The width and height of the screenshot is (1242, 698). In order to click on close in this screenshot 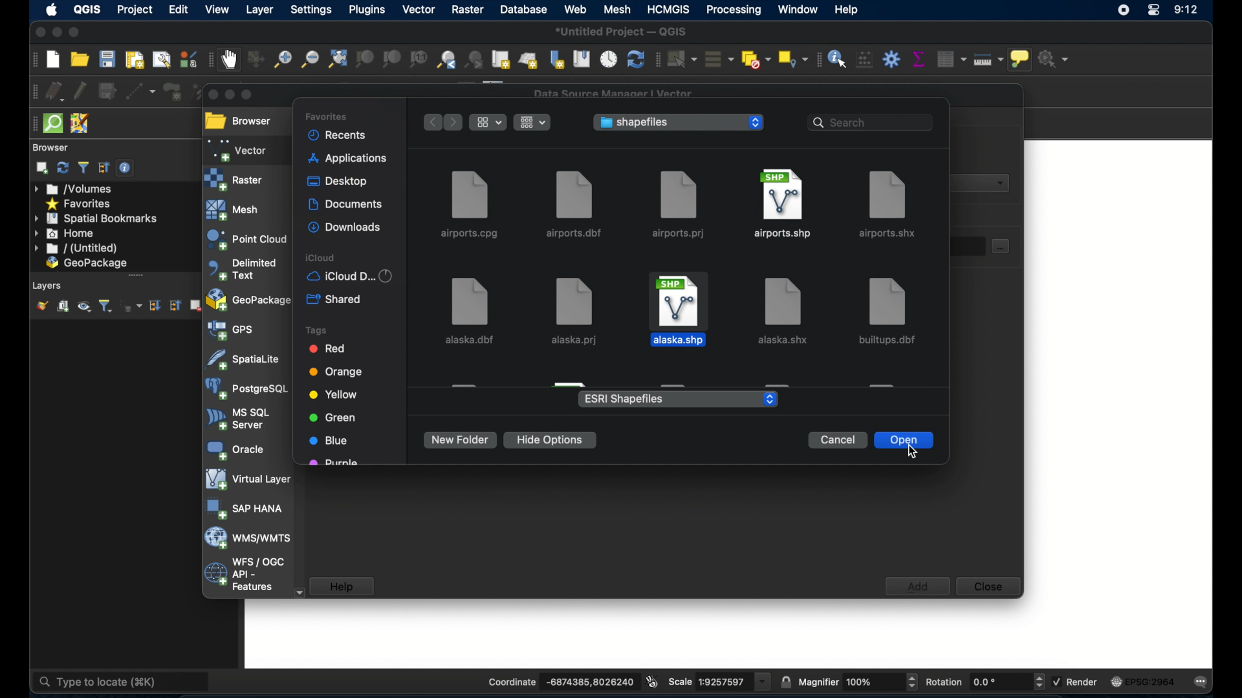, I will do `click(210, 94)`.